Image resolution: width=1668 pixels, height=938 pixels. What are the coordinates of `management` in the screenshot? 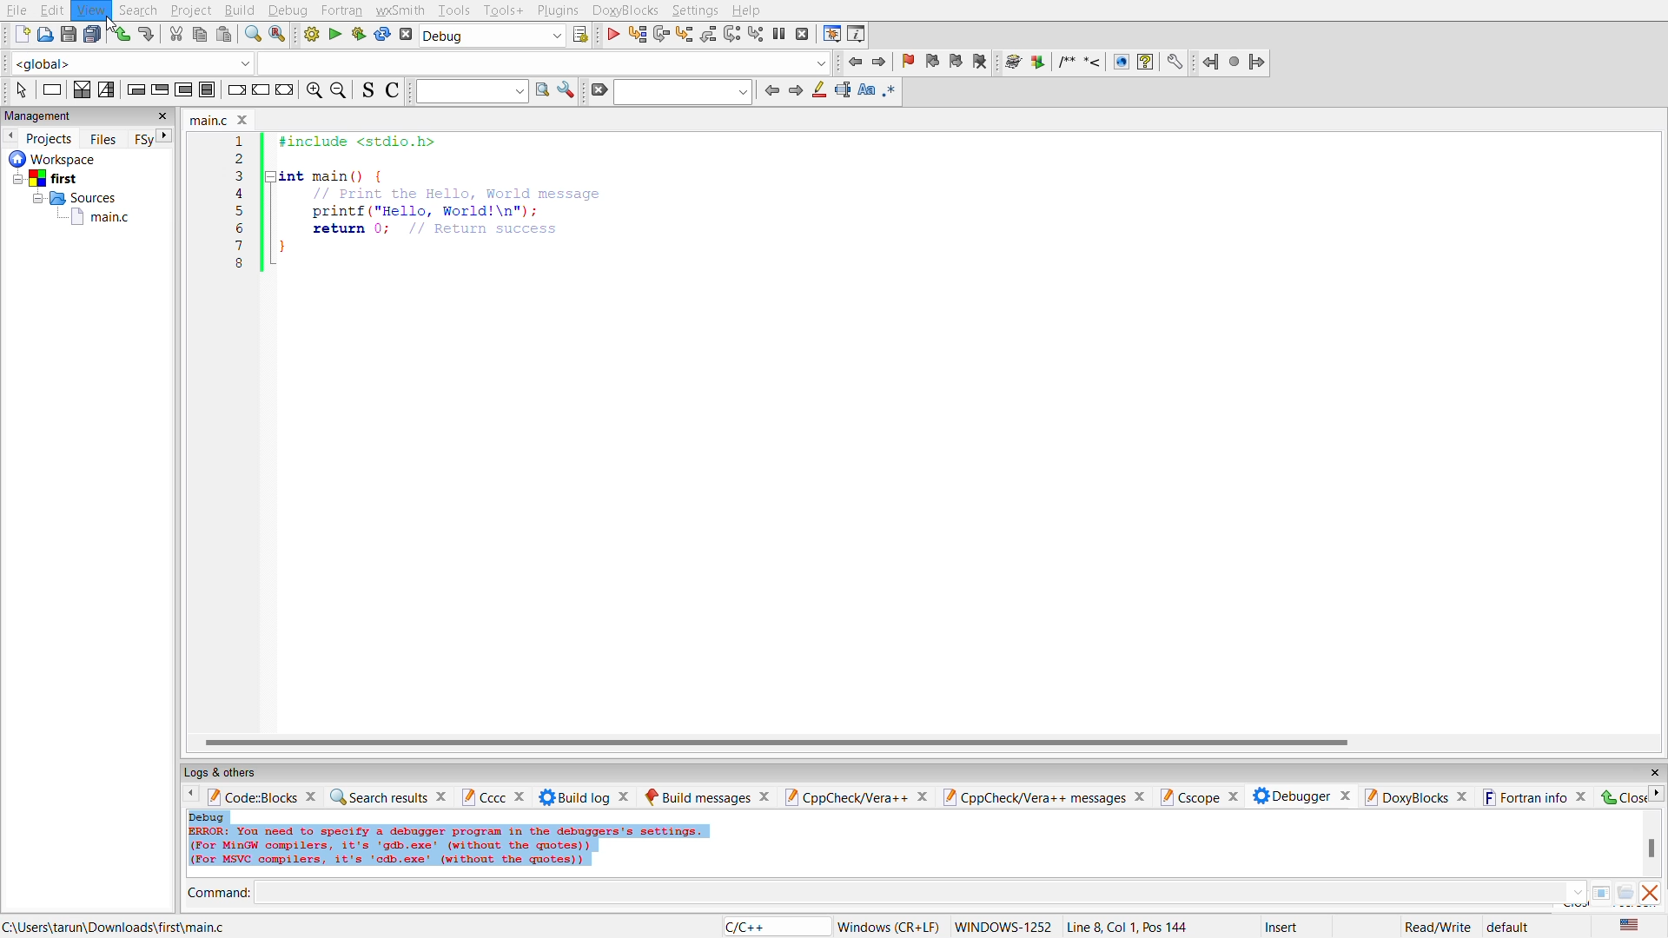 It's located at (36, 114).